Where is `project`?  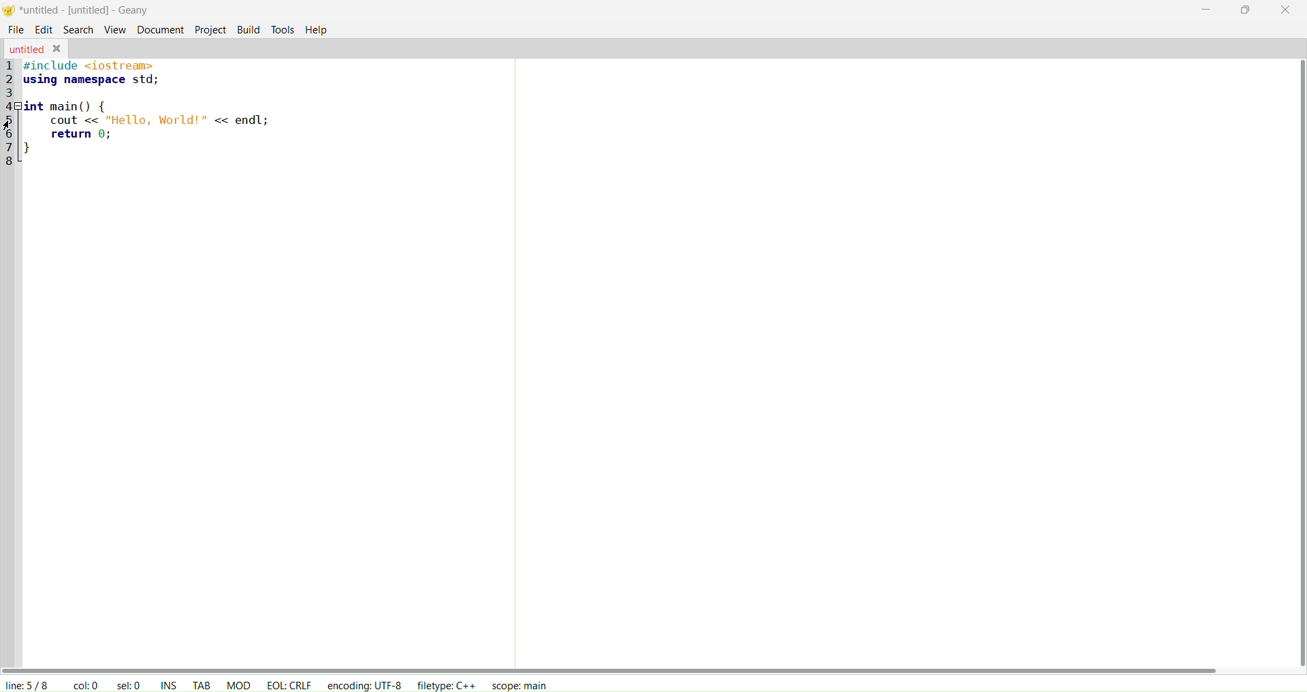
project is located at coordinates (209, 29).